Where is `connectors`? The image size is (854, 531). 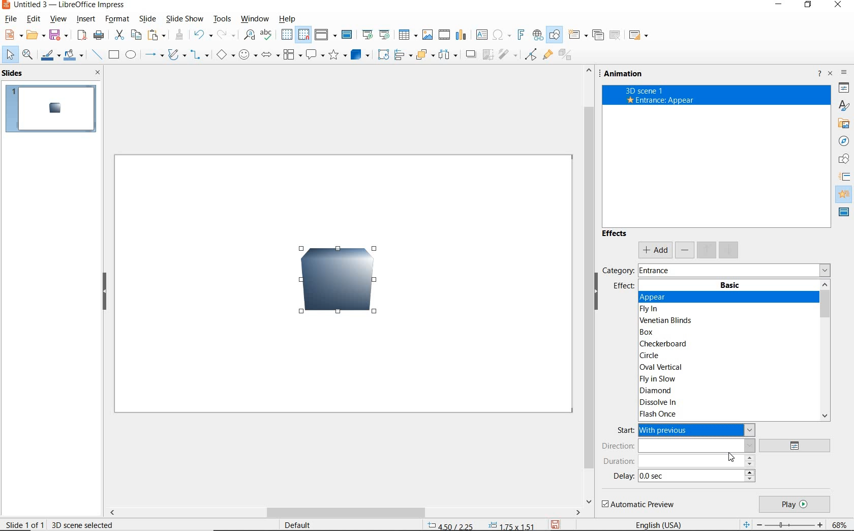 connectors is located at coordinates (199, 56).